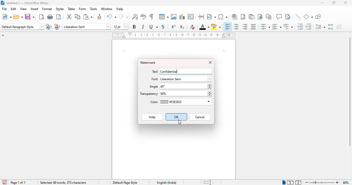 The width and height of the screenshot is (352, 185). I want to click on font color, so click(204, 27).